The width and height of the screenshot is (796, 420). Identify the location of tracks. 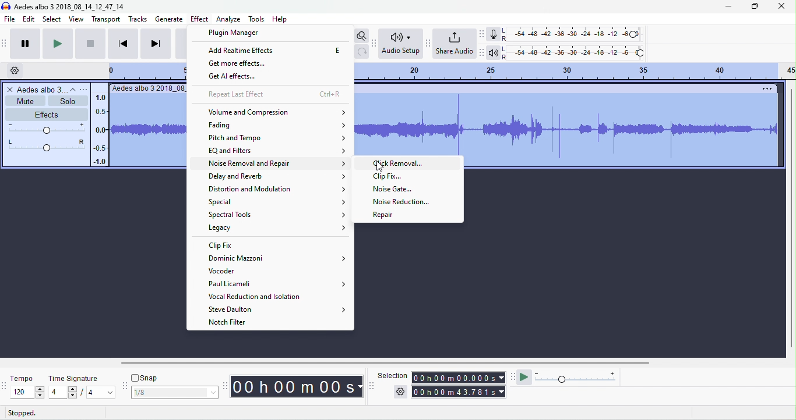
(138, 20).